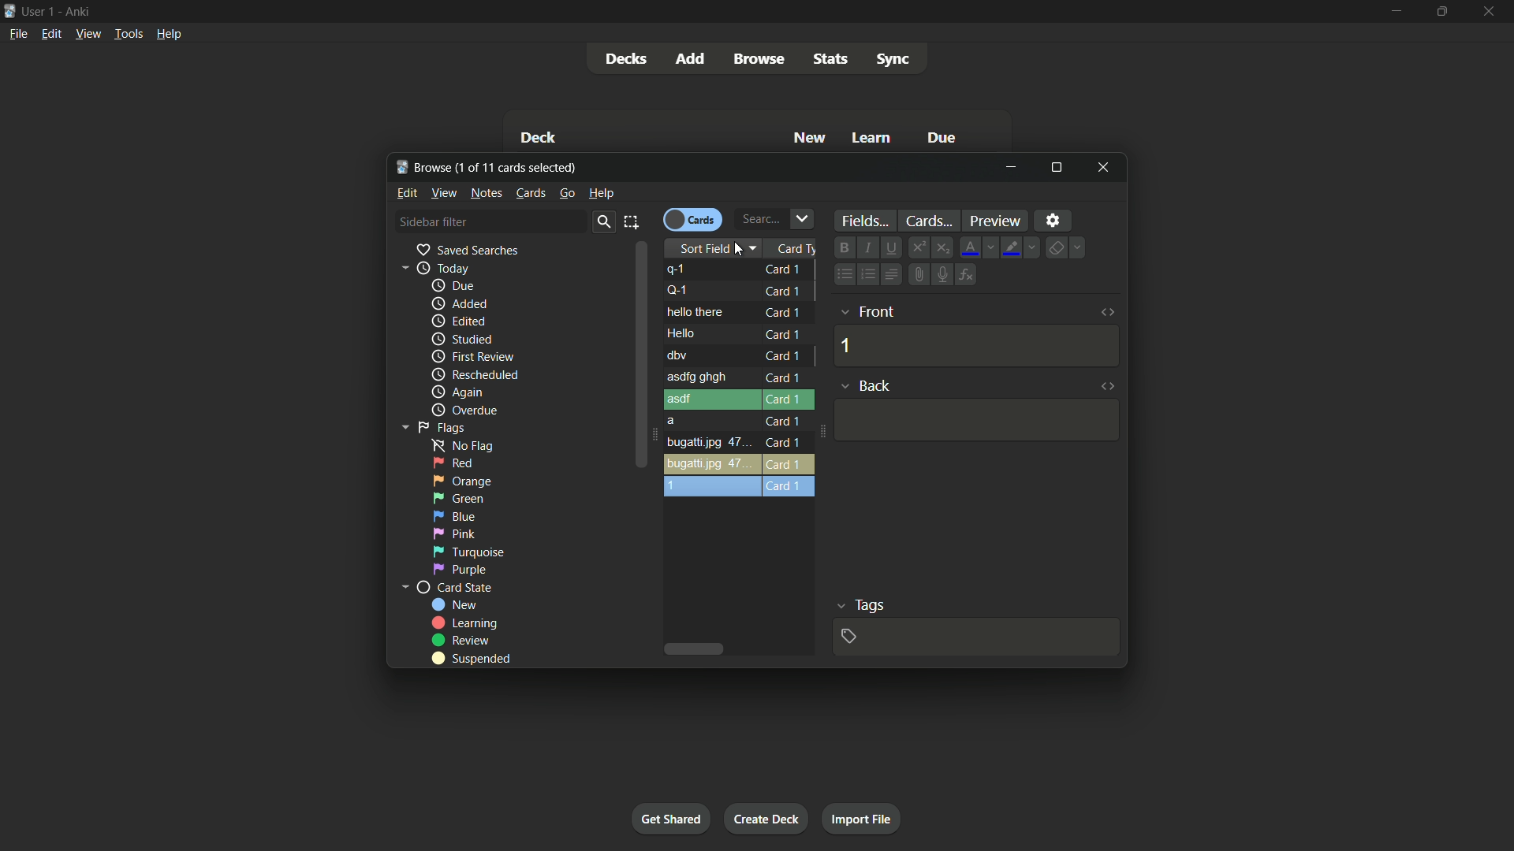 This screenshot has height=851, width=1514. What do you see at coordinates (462, 569) in the screenshot?
I see `purple` at bounding box center [462, 569].